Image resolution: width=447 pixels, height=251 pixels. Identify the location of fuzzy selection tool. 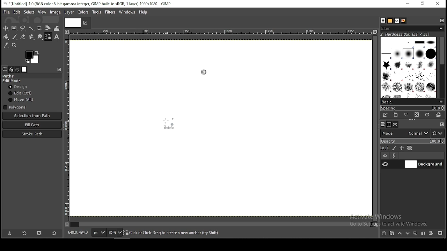
(31, 28).